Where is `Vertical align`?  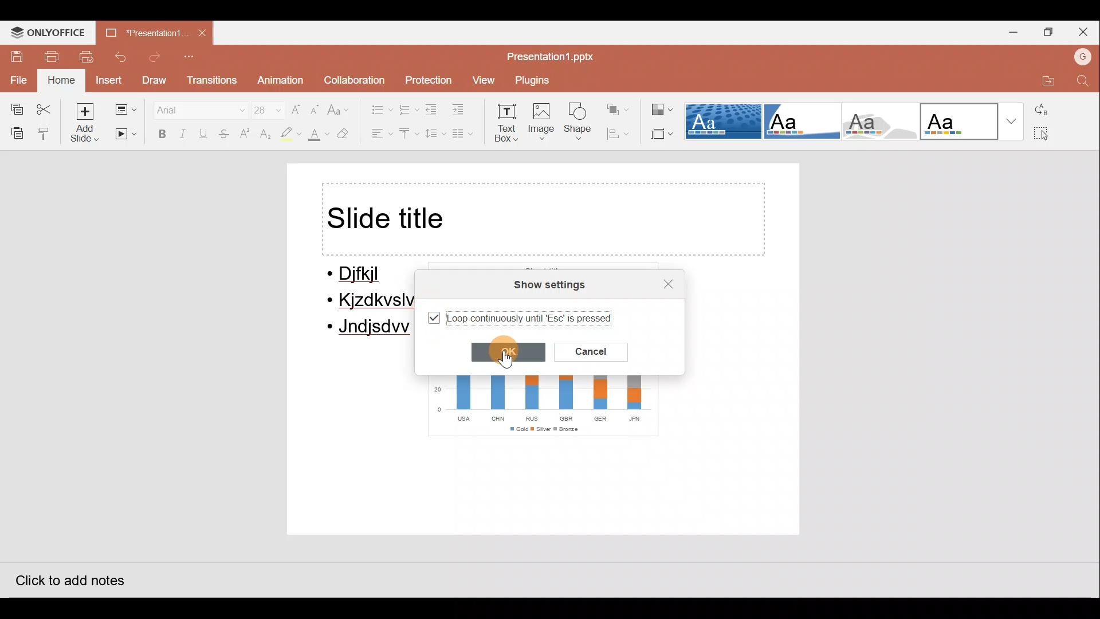
Vertical align is located at coordinates (406, 135).